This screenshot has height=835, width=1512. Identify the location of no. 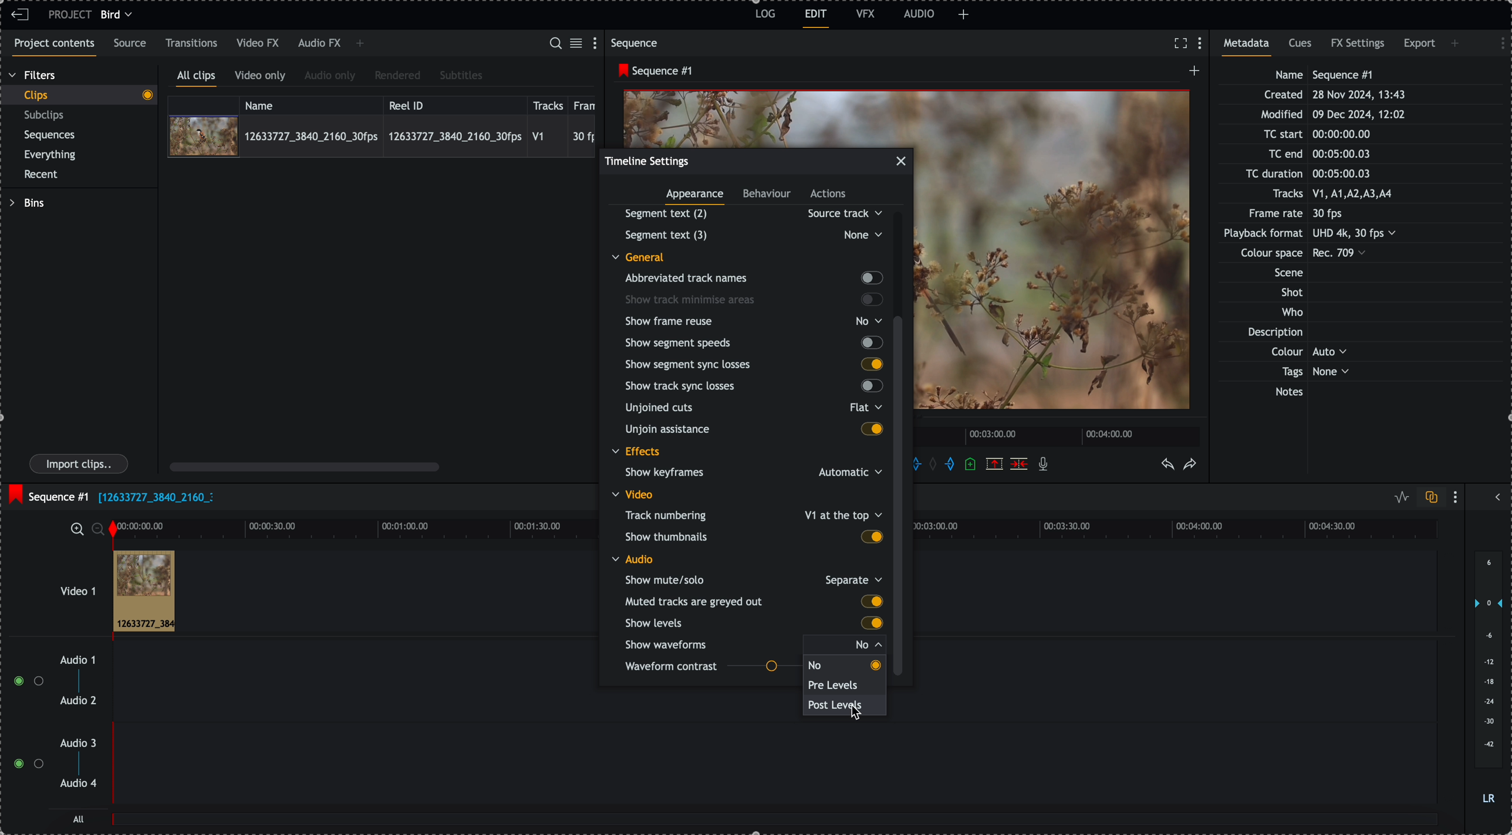
(817, 665).